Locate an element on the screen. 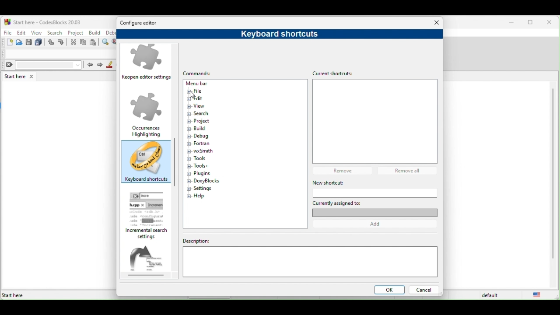 The width and height of the screenshot is (560, 315). start here-code blocks-20.03 is located at coordinates (42, 21).